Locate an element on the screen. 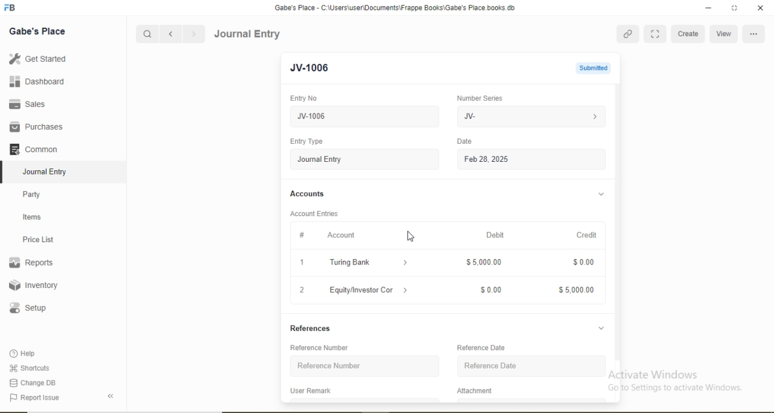  Report Issue is located at coordinates (34, 398).